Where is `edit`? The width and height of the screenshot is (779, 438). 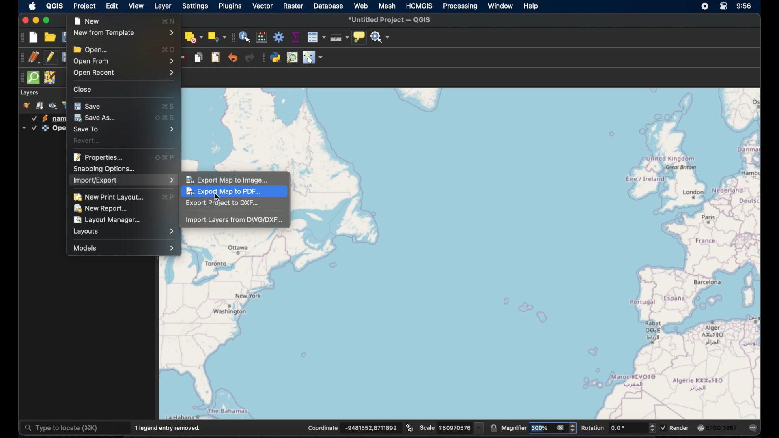
edit is located at coordinates (112, 6).